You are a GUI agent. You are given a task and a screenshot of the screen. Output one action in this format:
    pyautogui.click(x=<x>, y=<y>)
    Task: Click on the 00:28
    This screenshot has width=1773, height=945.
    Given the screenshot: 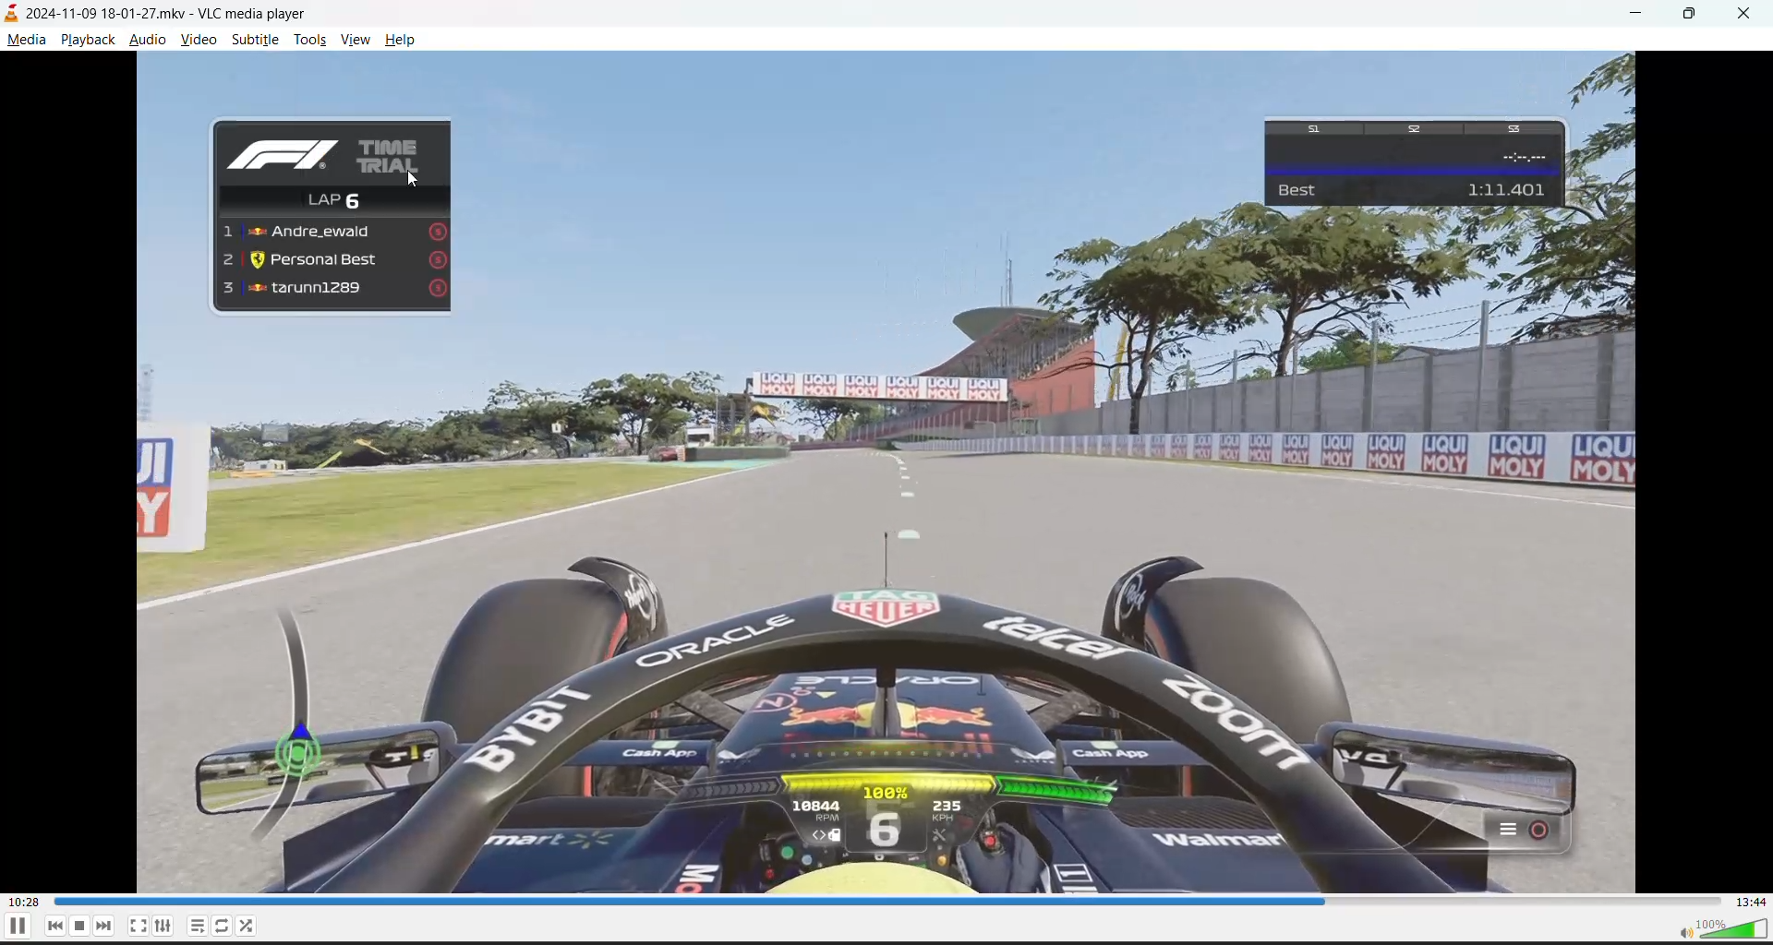 What is the action you would take?
    pyautogui.click(x=22, y=899)
    